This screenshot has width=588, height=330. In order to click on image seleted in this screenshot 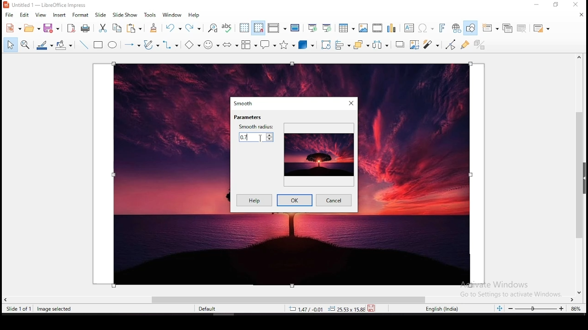, I will do `click(55, 309)`.